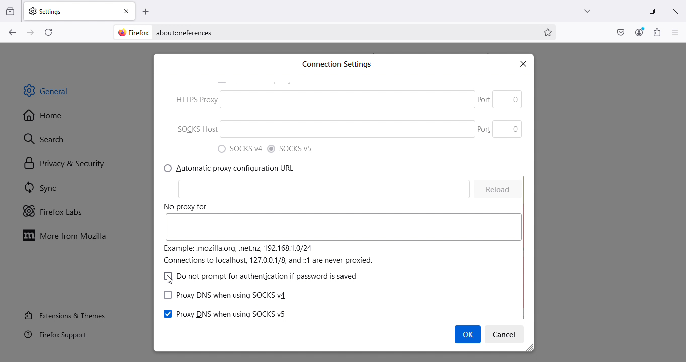 This screenshot has height=362, width=686. Describe the element at coordinates (50, 31) in the screenshot. I see `Reload current page` at that location.